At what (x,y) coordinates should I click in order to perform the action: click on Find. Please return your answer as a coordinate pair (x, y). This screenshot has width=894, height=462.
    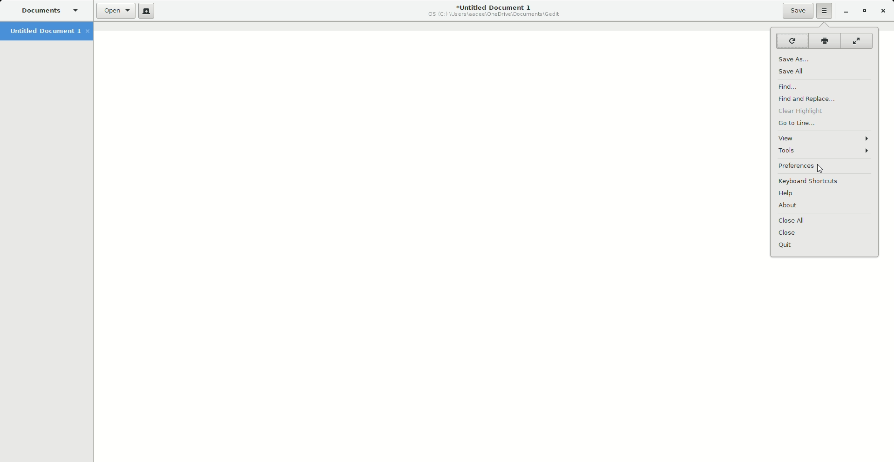
    Looking at the image, I should click on (795, 86).